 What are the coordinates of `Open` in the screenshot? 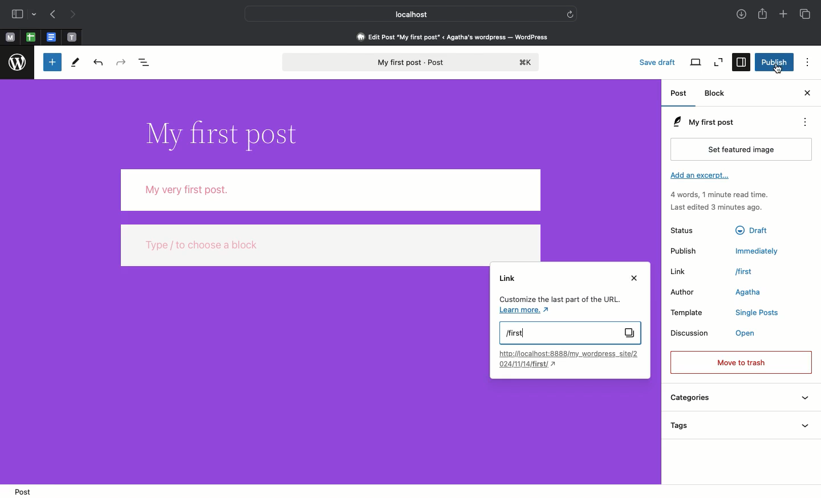 It's located at (749, 333).